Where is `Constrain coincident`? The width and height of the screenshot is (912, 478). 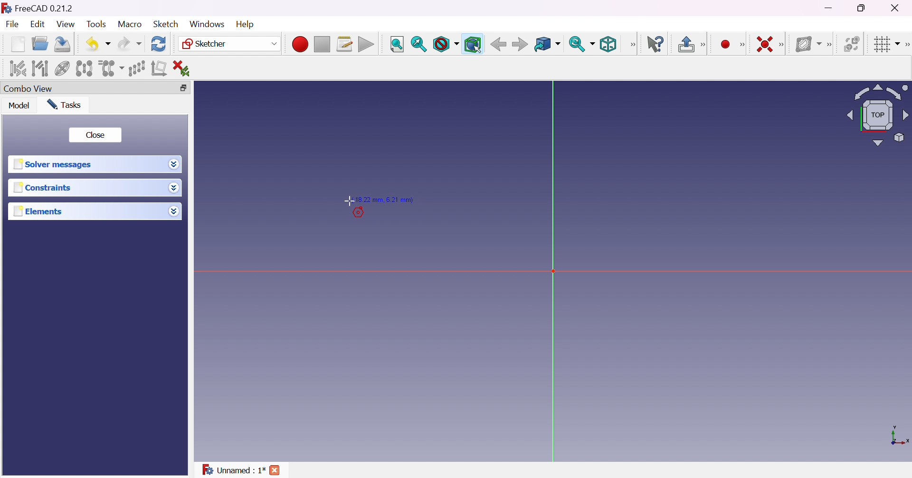
Constrain coincident is located at coordinates (764, 44).